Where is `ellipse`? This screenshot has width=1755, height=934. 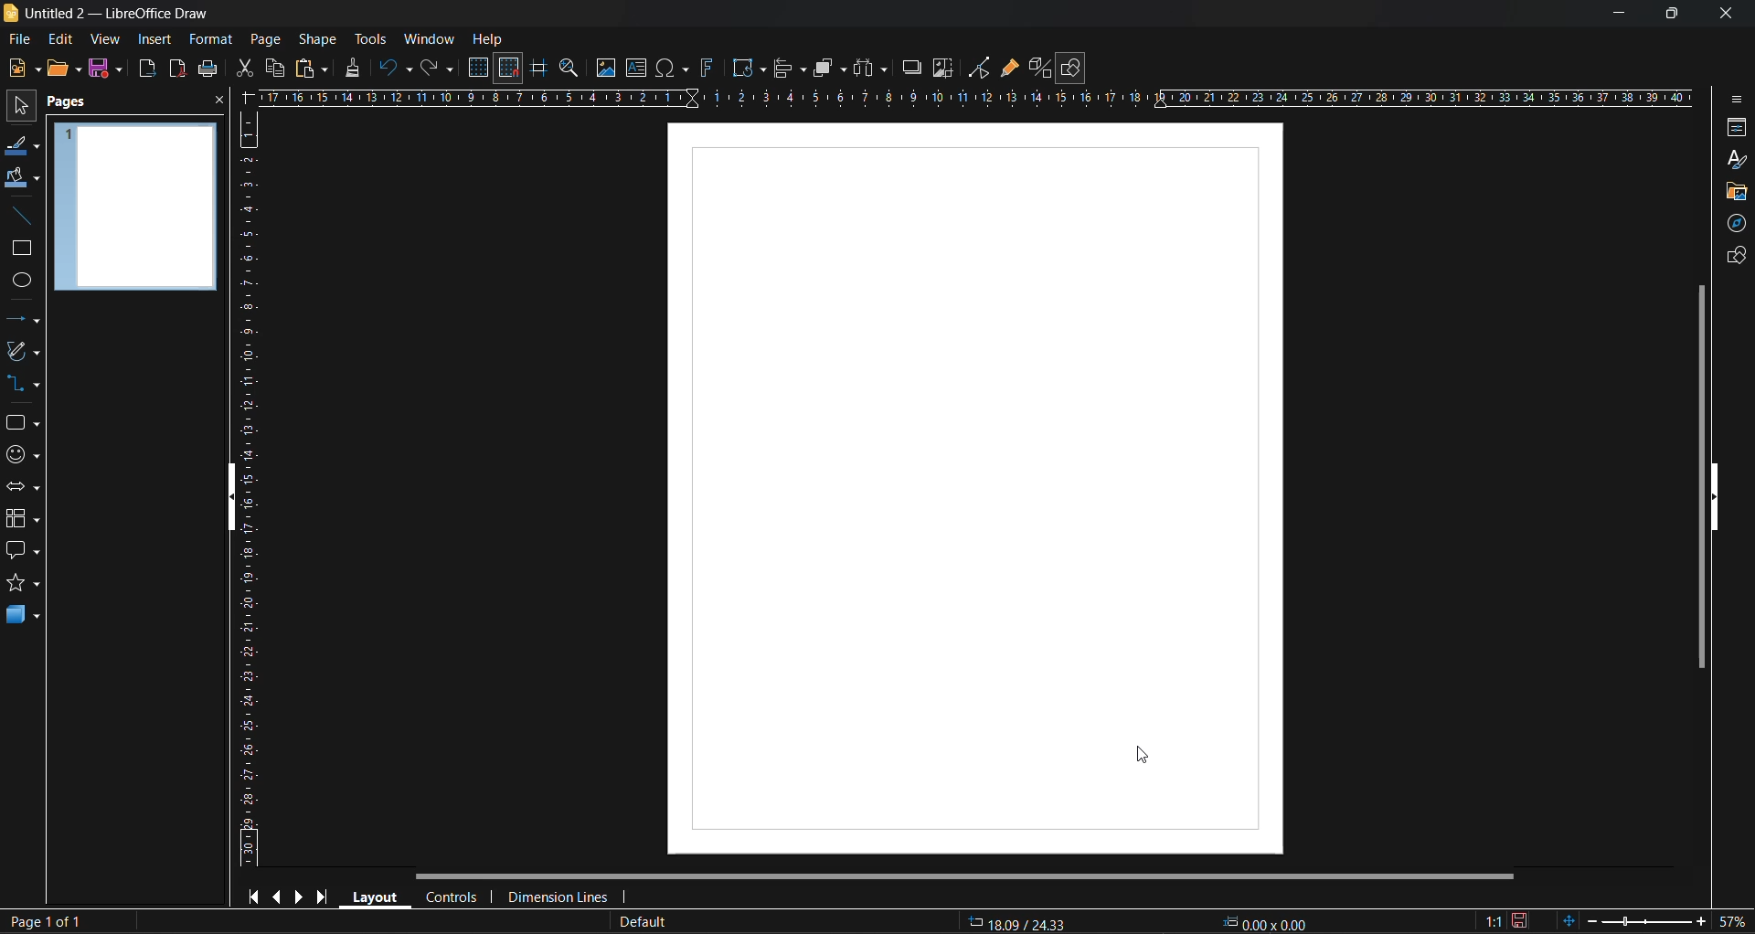
ellipse is located at coordinates (22, 283).